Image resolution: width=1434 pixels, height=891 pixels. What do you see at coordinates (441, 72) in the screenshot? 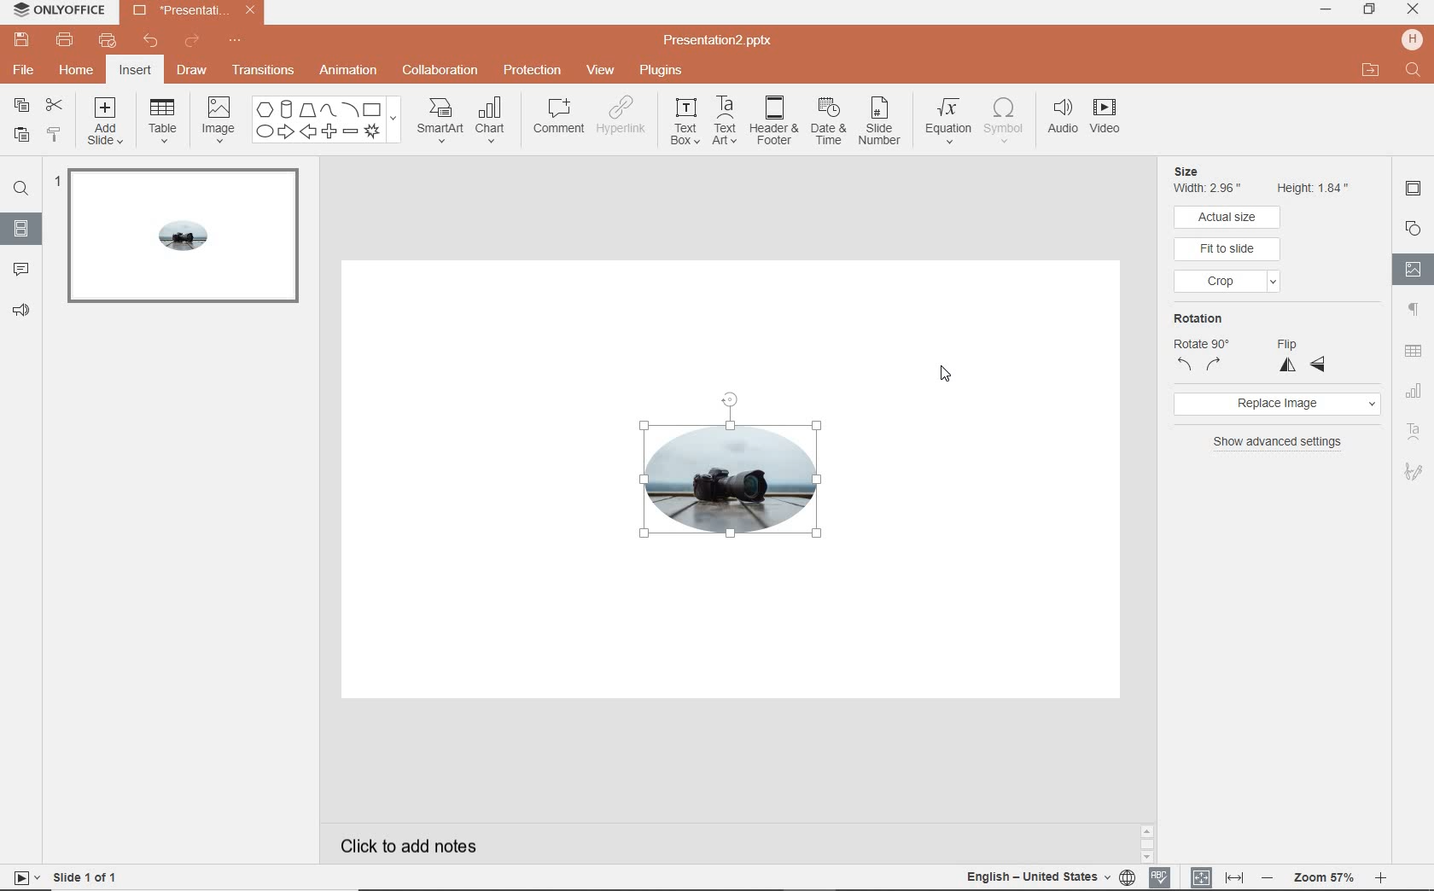
I see `collaboration` at bounding box center [441, 72].